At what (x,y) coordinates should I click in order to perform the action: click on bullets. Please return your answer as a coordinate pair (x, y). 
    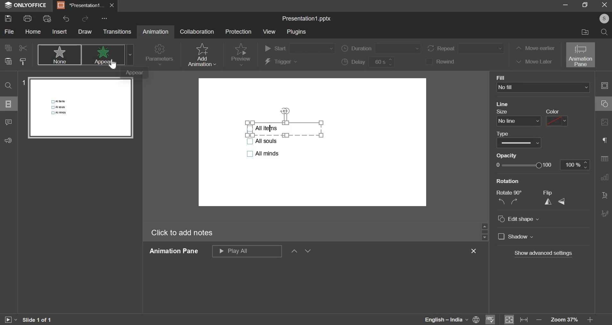
    Looking at the image, I should click on (286, 132).